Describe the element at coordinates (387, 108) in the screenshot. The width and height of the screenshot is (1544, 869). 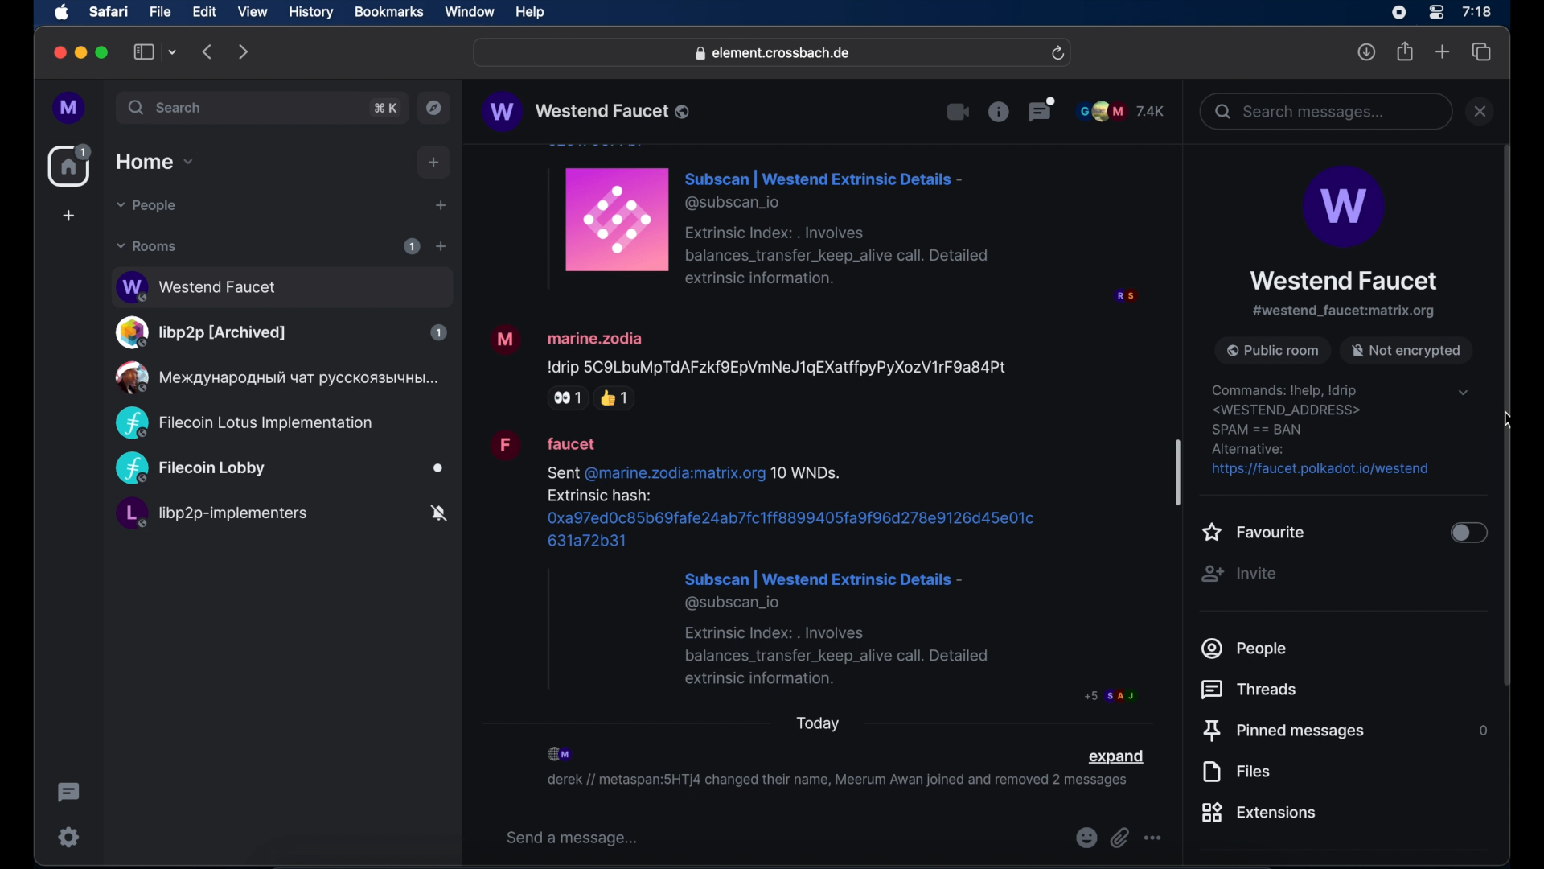
I see `search shortcut` at that location.